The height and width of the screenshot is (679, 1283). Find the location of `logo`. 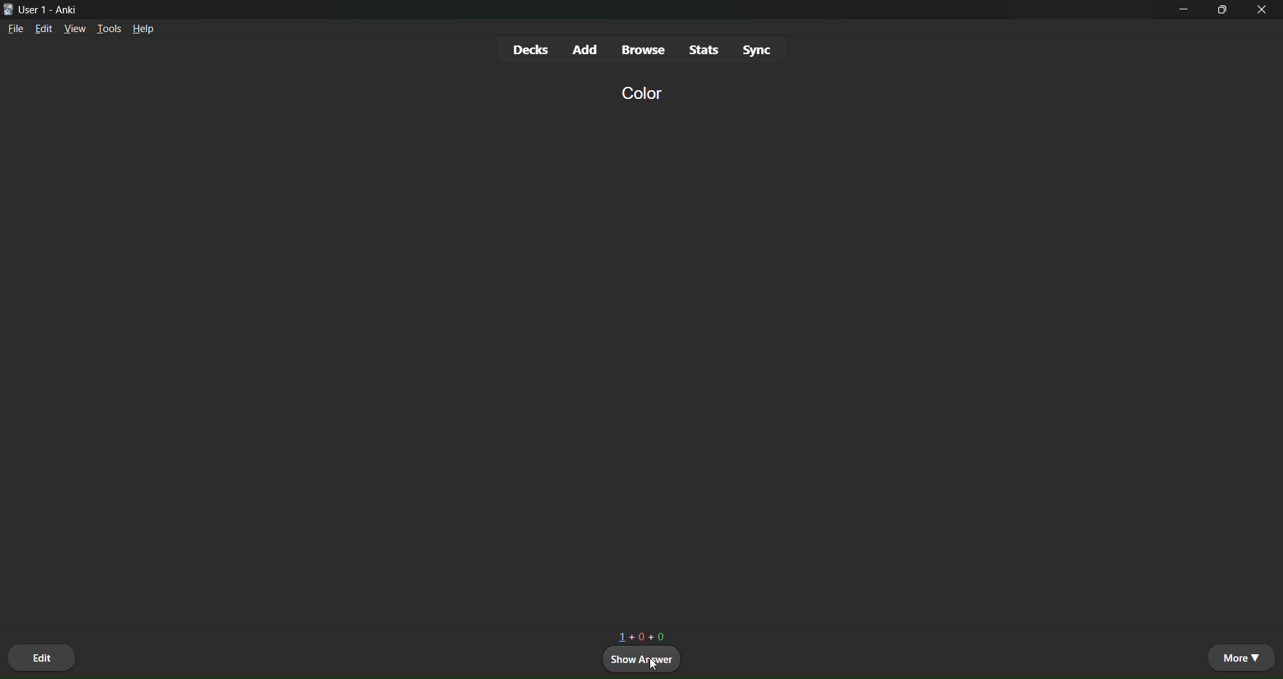

logo is located at coordinates (7, 8).